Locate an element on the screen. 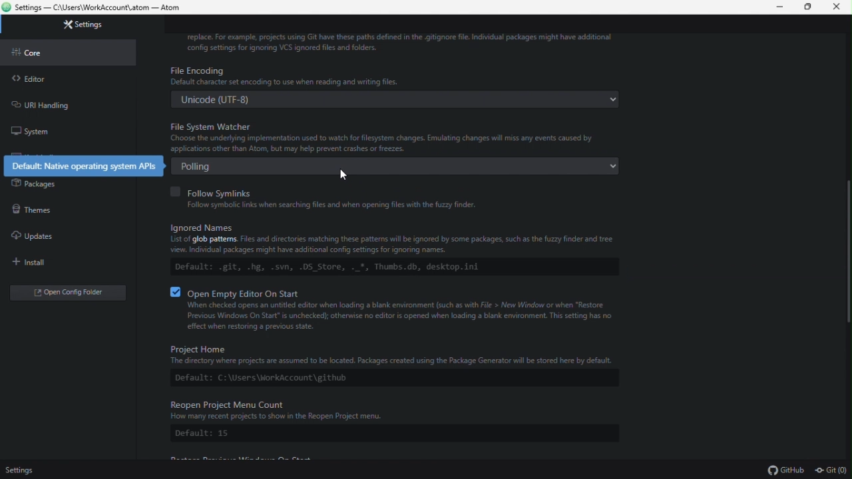  replace. For example, projects using GIT have these paths defined in the .gitignore file. Individual packages might have additional config settings for ignoring VCS ignored files and folders is located at coordinates (406, 40).